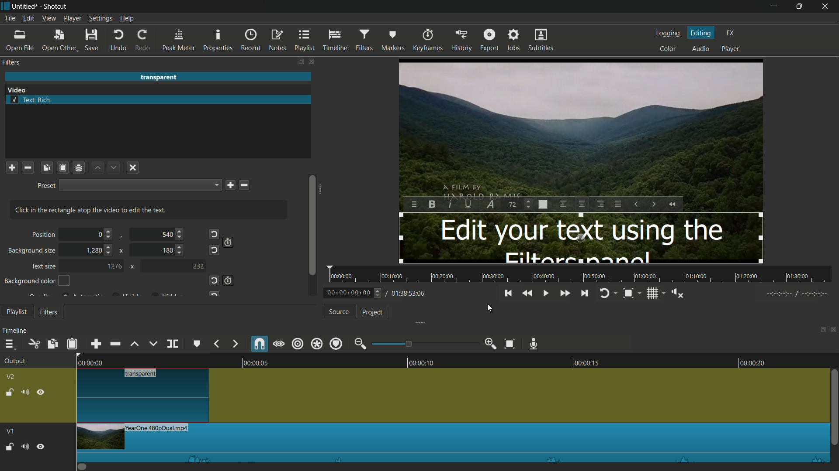 The height and width of the screenshot is (471, 839). I want to click on align center, so click(582, 204).